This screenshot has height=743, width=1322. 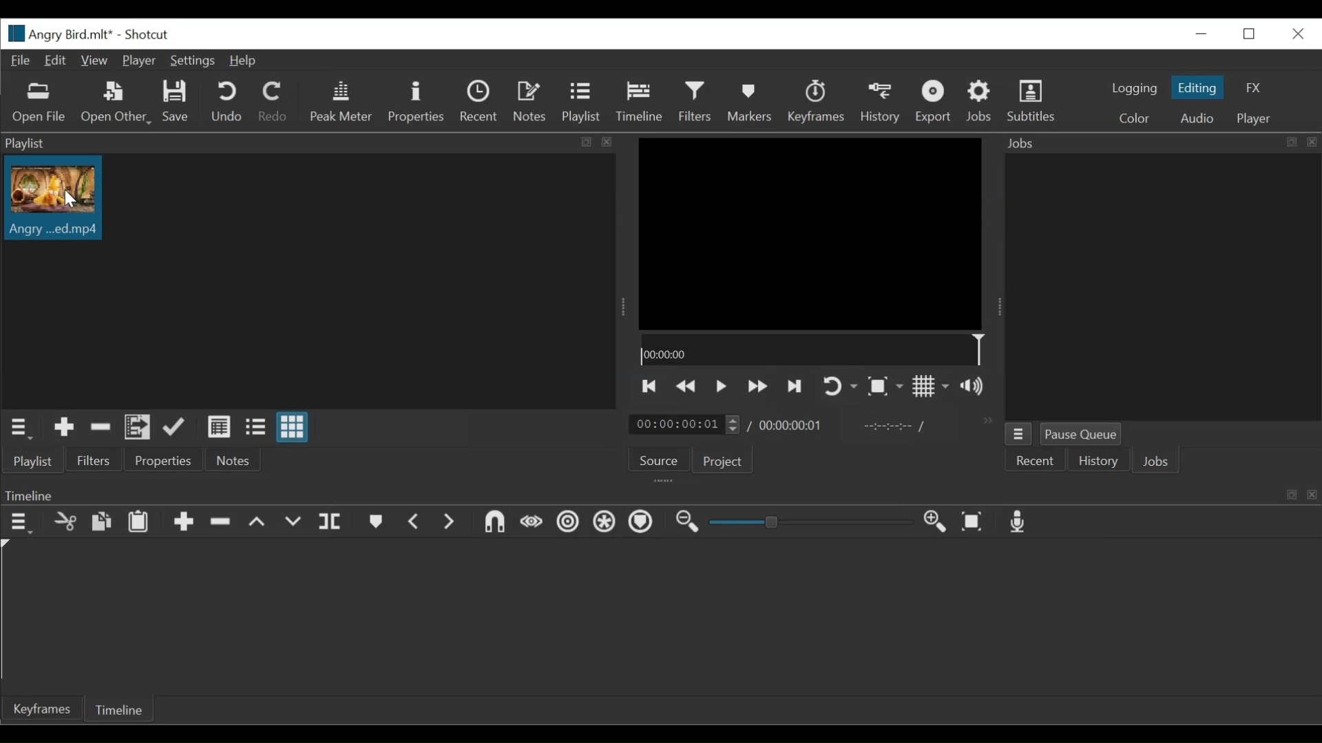 What do you see at coordinates (936, 521) in the screenshot?
I see `Zoom timeline in` at bounding box center [936, 521].